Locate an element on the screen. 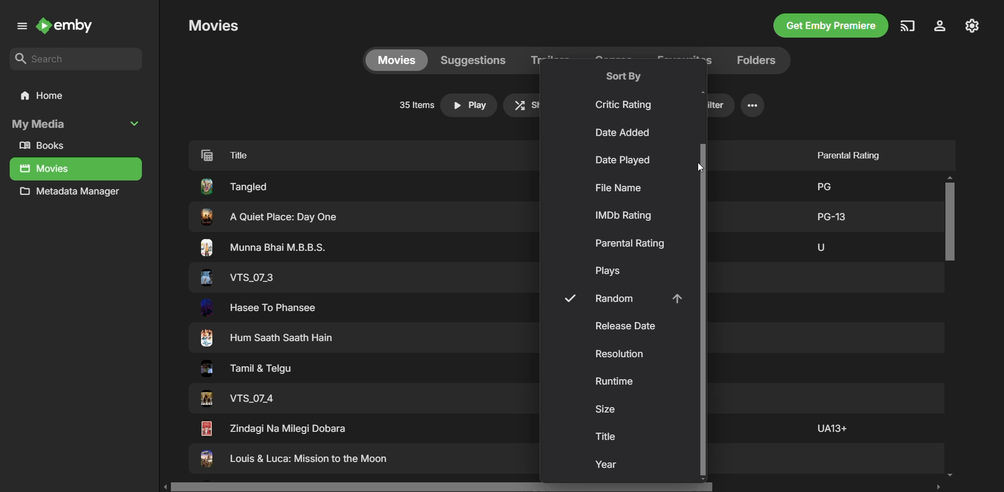 The height and width of the screenshot is (492, 1004).  is located at coordinates (41, 124).